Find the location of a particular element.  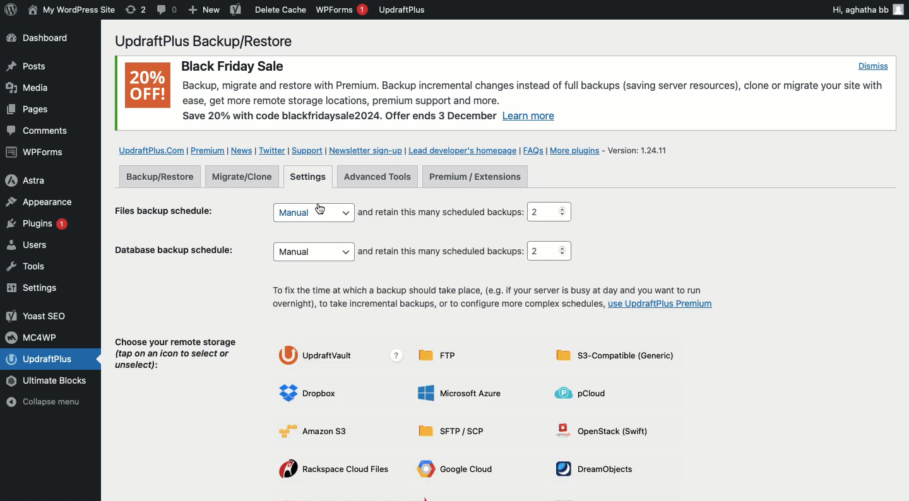

Choose your remote storage
(tap on an icon to select or
unselect): is located at coordinates (177, 357).